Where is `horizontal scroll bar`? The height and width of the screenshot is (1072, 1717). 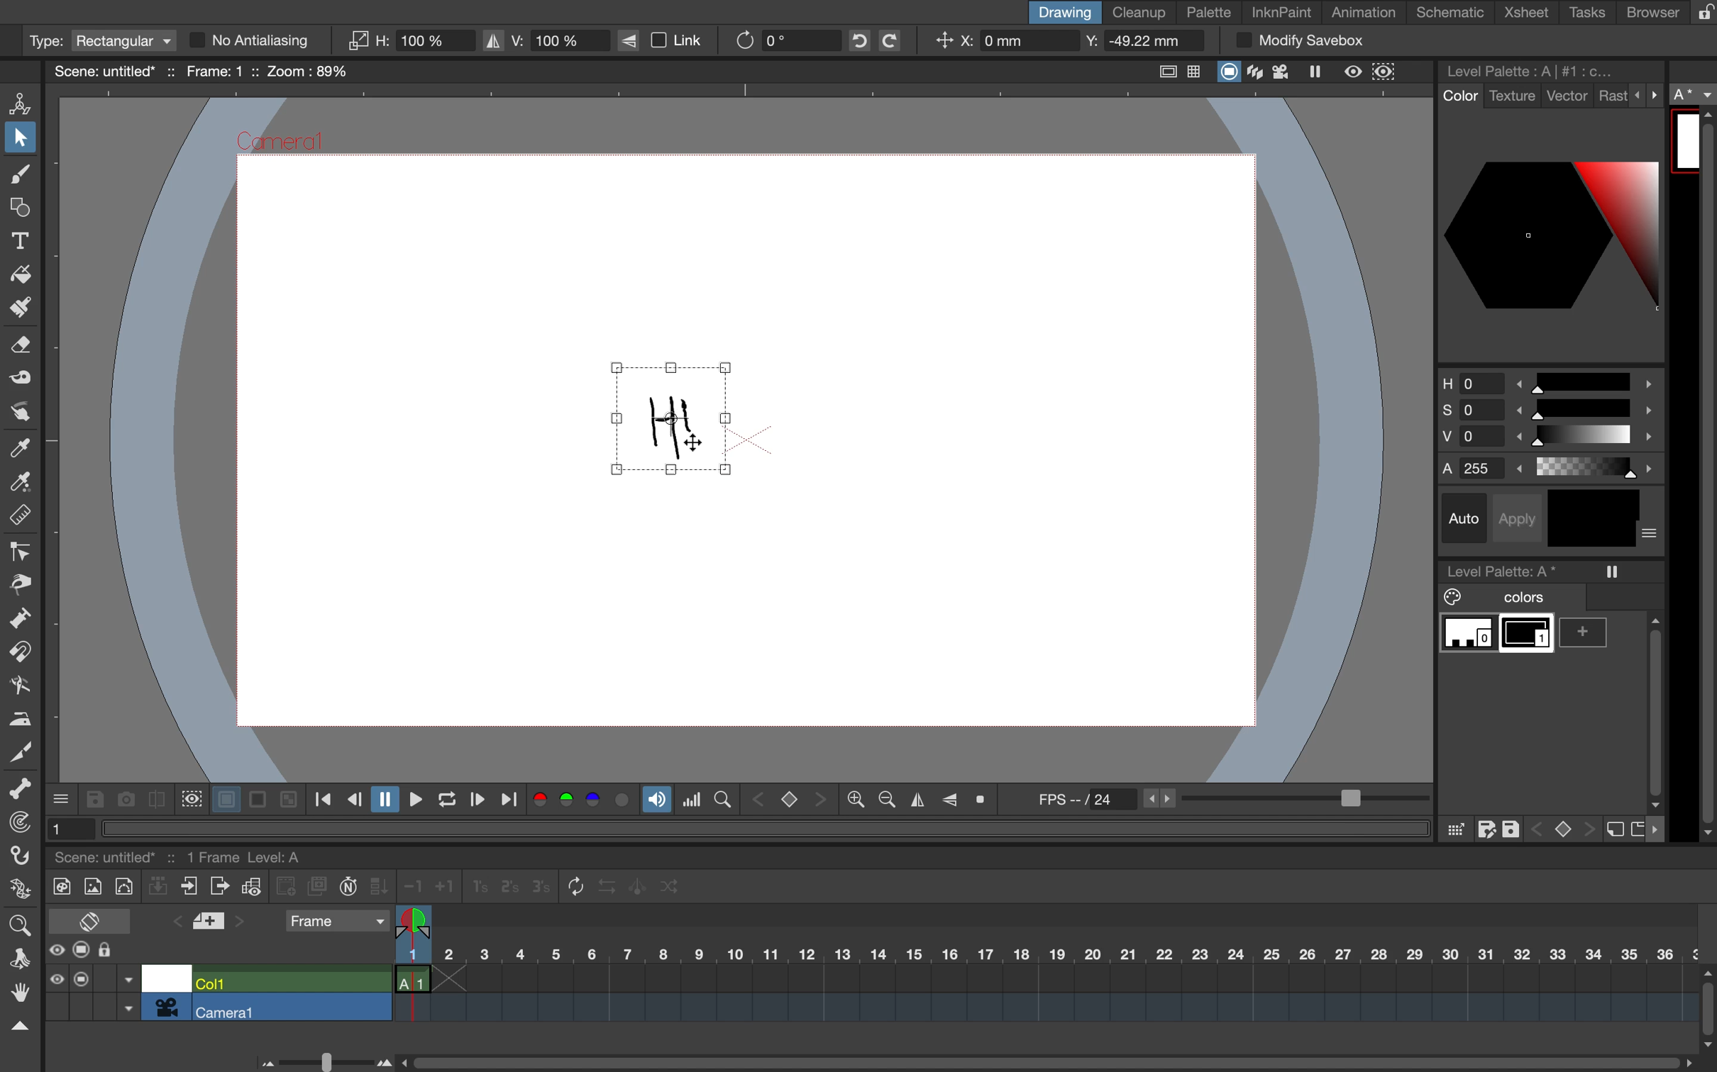
horizontal scroll bar is located at coordinates (1040, 1056).